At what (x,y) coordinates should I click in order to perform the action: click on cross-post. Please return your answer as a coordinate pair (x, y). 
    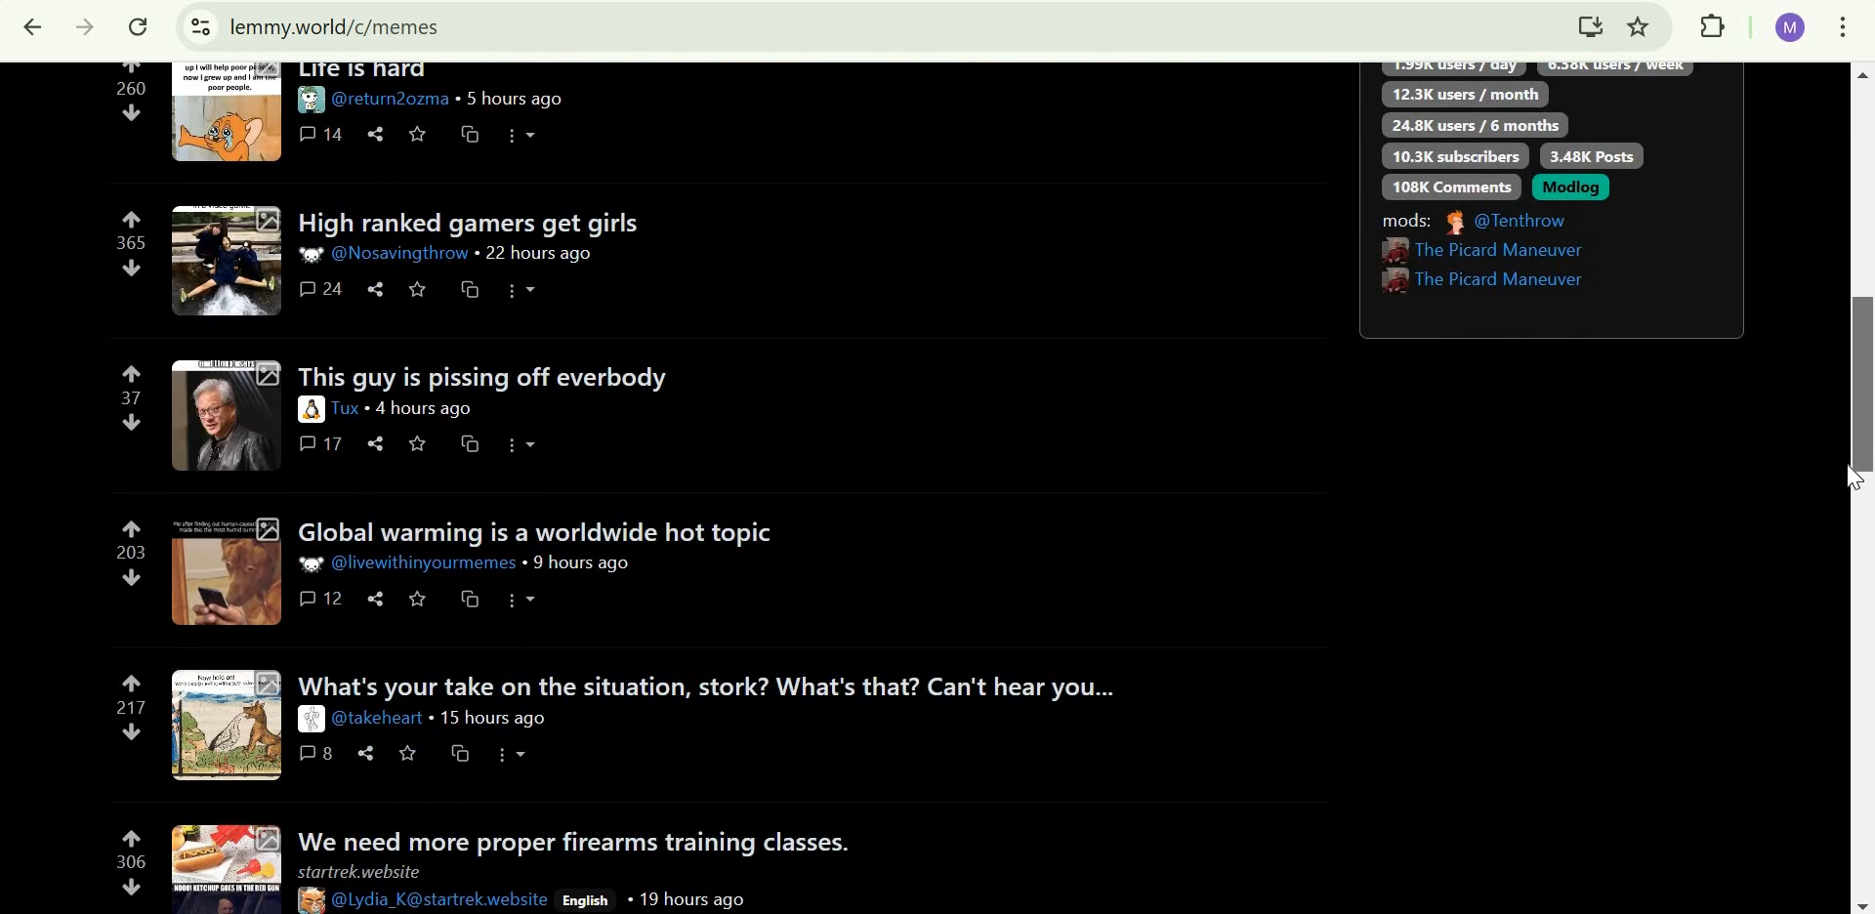
    Looking at the image, I should click on (460, 754).